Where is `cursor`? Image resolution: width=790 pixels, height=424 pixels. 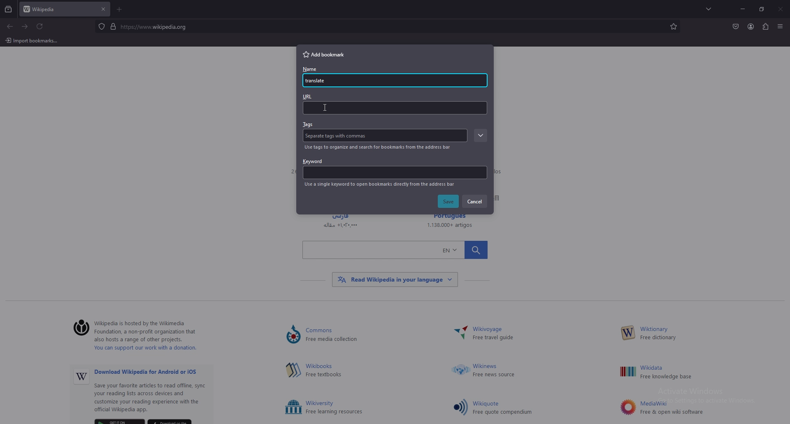
cursor is located at coordinates (324, 108).